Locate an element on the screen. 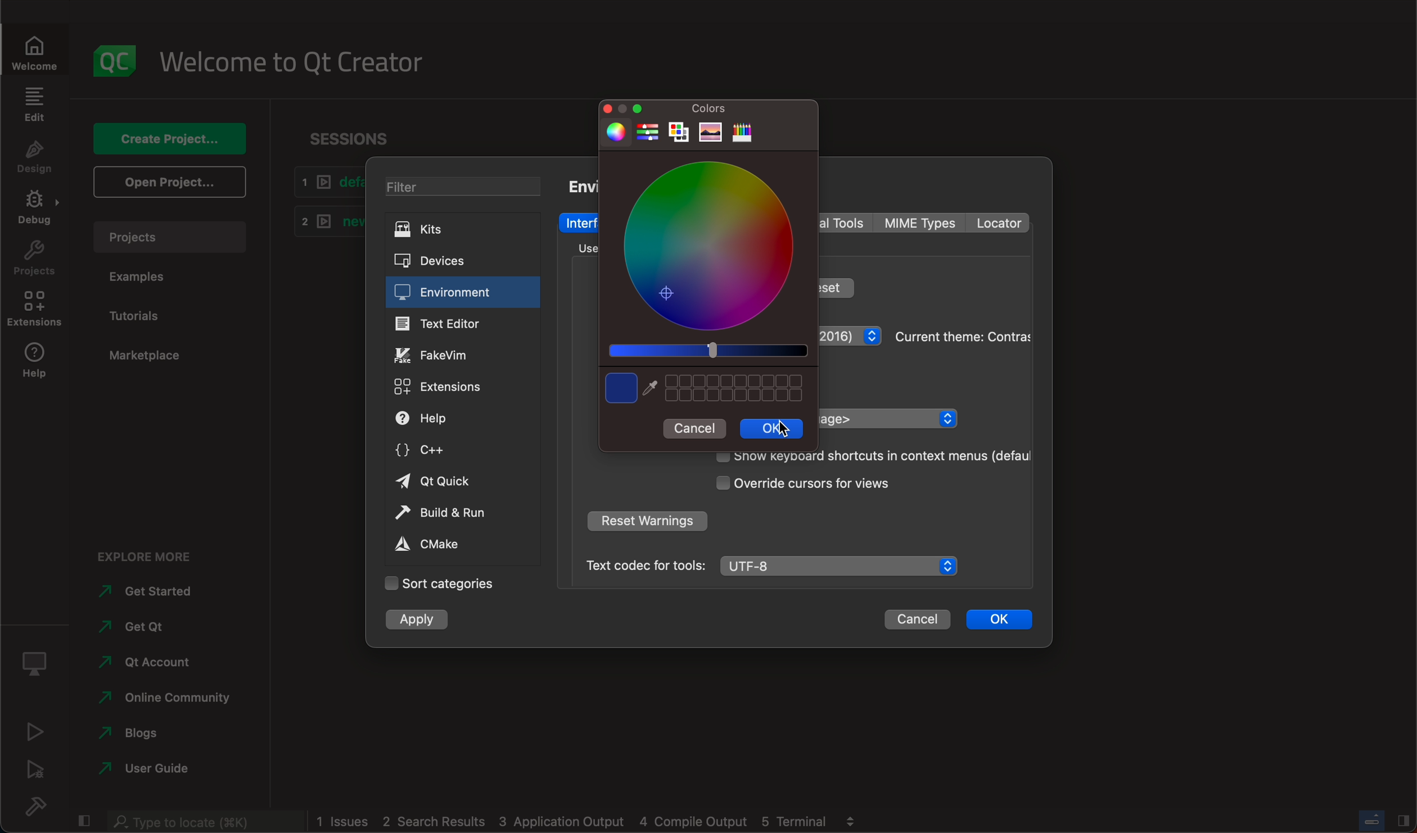  reset warnings is located at coordinates (646, 523).